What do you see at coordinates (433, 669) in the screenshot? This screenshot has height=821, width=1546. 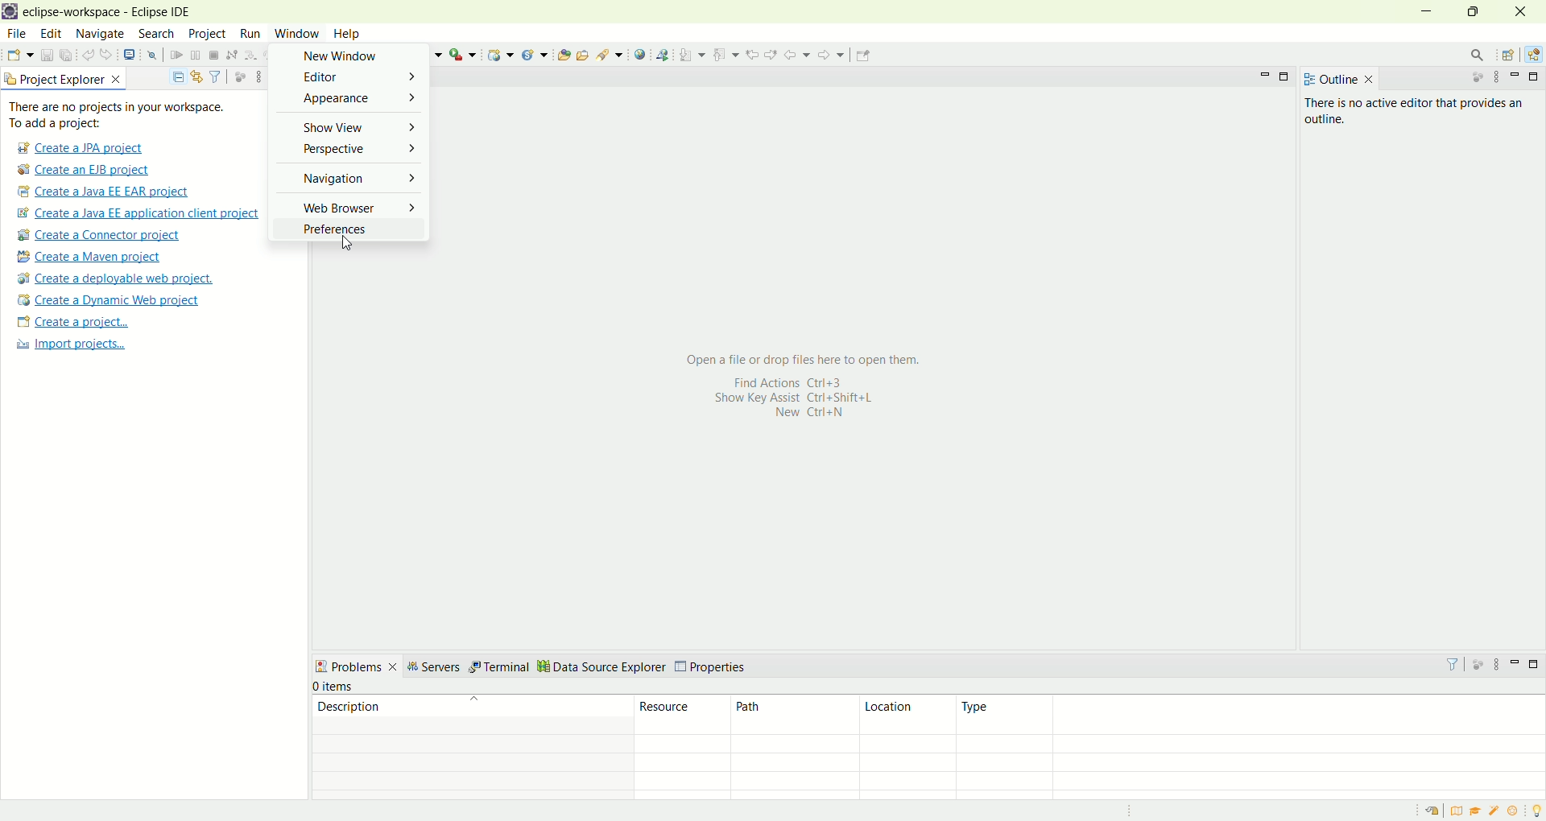 I see `servers` at bounding box center [433, 669].